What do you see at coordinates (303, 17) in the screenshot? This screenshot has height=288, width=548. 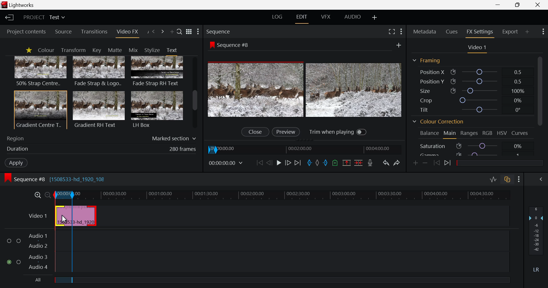 I see `EDIT Layout` at bounding box center [303, 17].